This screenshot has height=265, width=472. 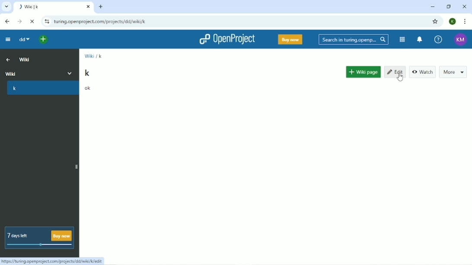 I want to click on Link, so click(x=54, y=260).